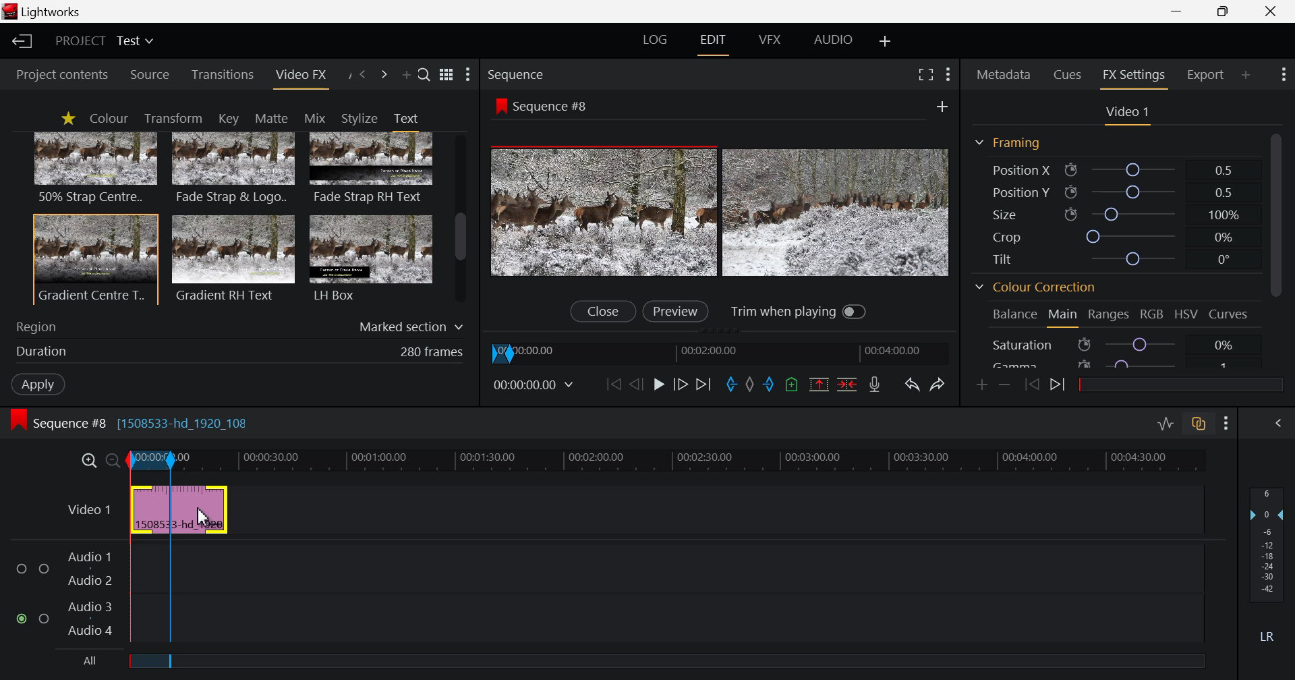  I want to click on Remove all marks, so click(749, 385).